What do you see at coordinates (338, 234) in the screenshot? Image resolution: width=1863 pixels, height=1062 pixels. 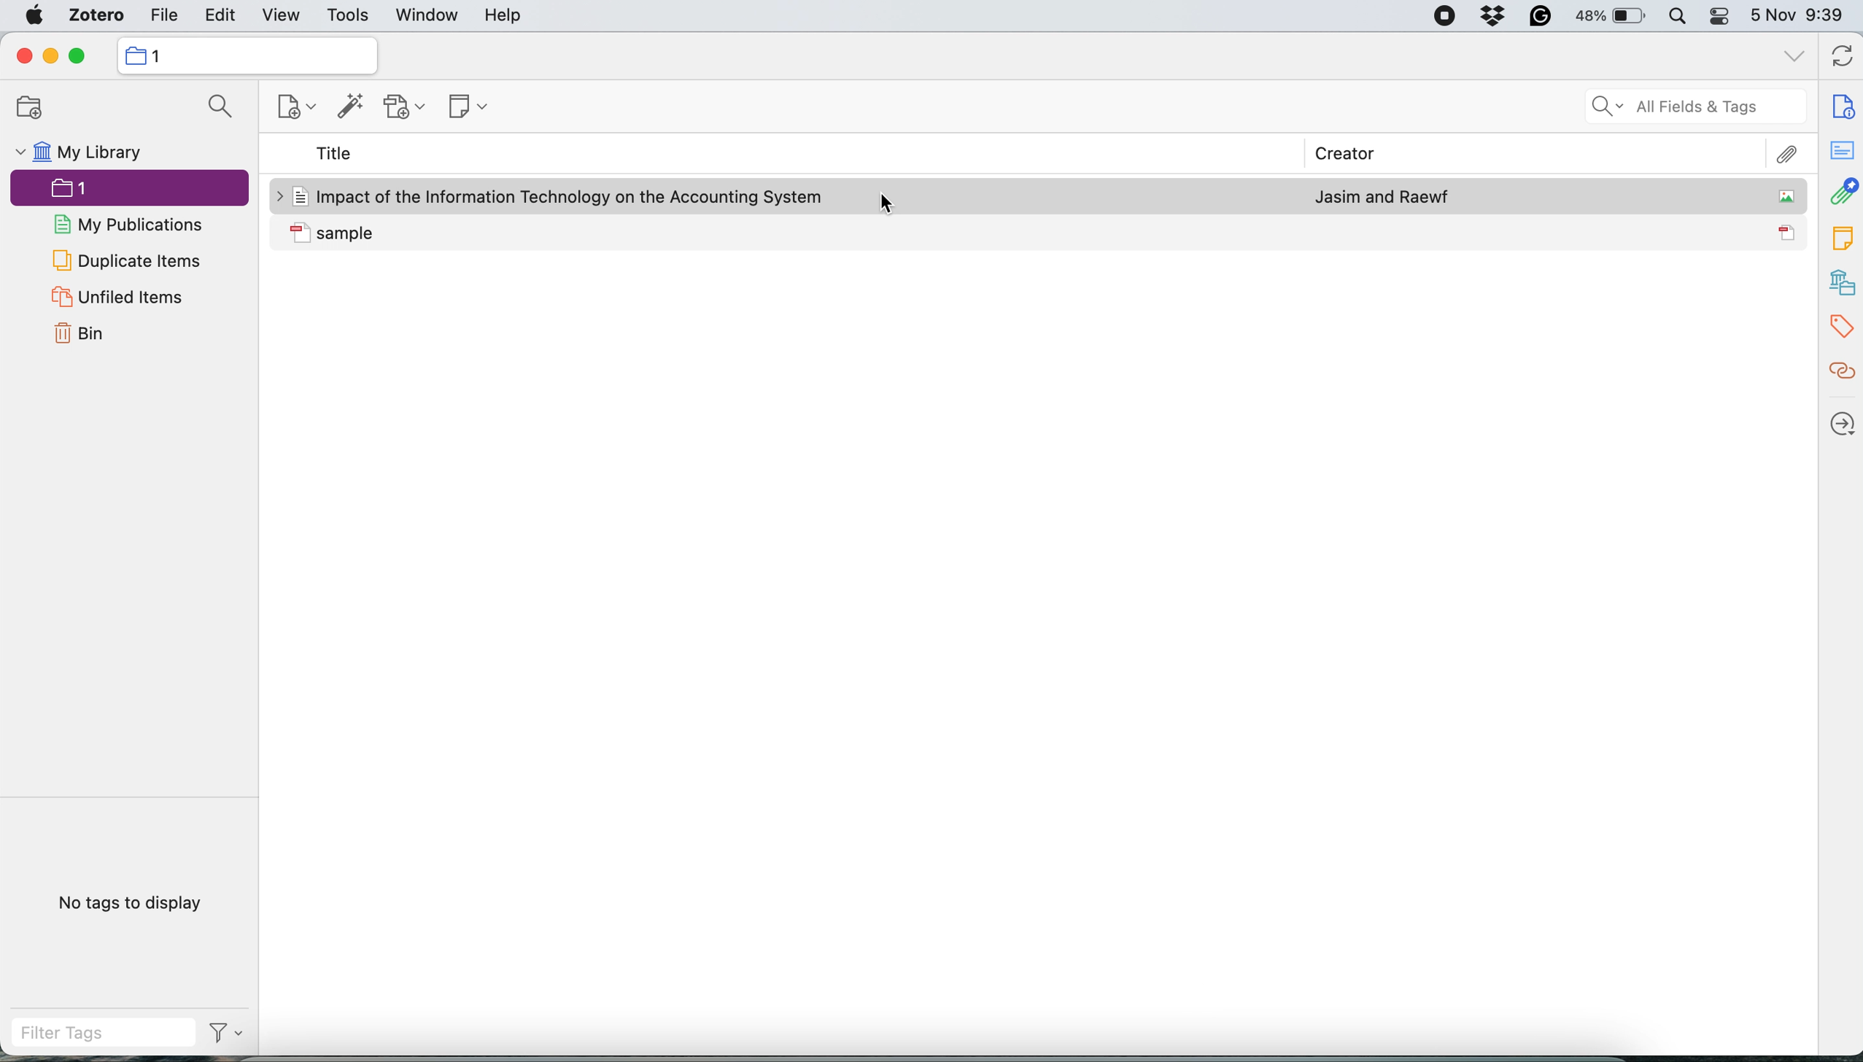 I see `sample` at bounding box center [338, 234].